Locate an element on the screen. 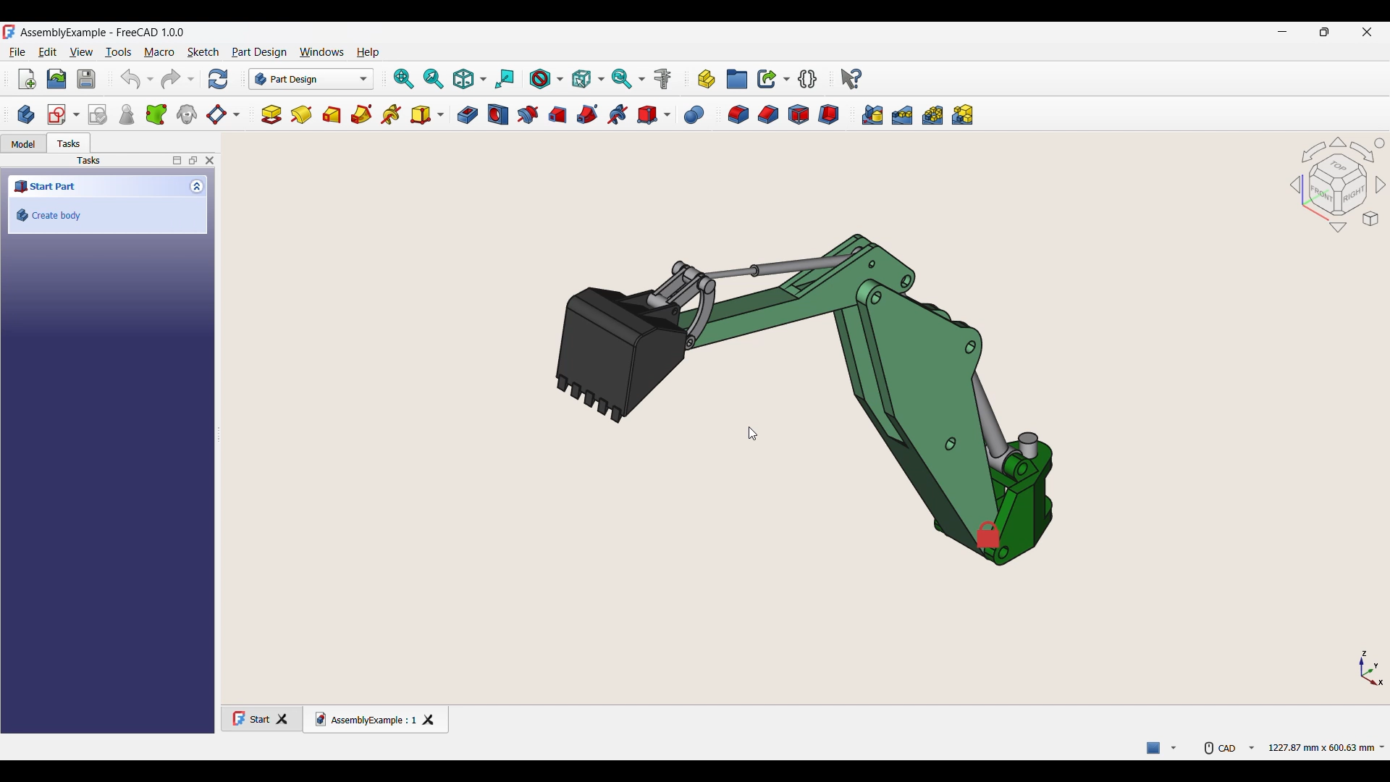 This screenshot has width=1390, height=782. Macro menu  is located at coordinates (159, 53).